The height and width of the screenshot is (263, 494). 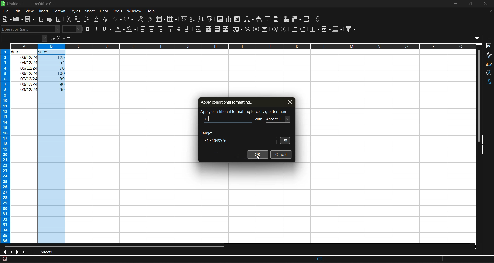 I want to click on headers and footers, so click(x=277, y=19).